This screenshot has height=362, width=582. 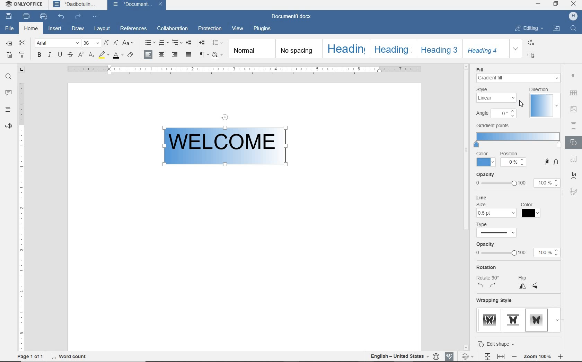 What do you see at coordinates (487, 357) in the screenshot?
I see `FIT TO PAGE` at bounding box center [487, 357].